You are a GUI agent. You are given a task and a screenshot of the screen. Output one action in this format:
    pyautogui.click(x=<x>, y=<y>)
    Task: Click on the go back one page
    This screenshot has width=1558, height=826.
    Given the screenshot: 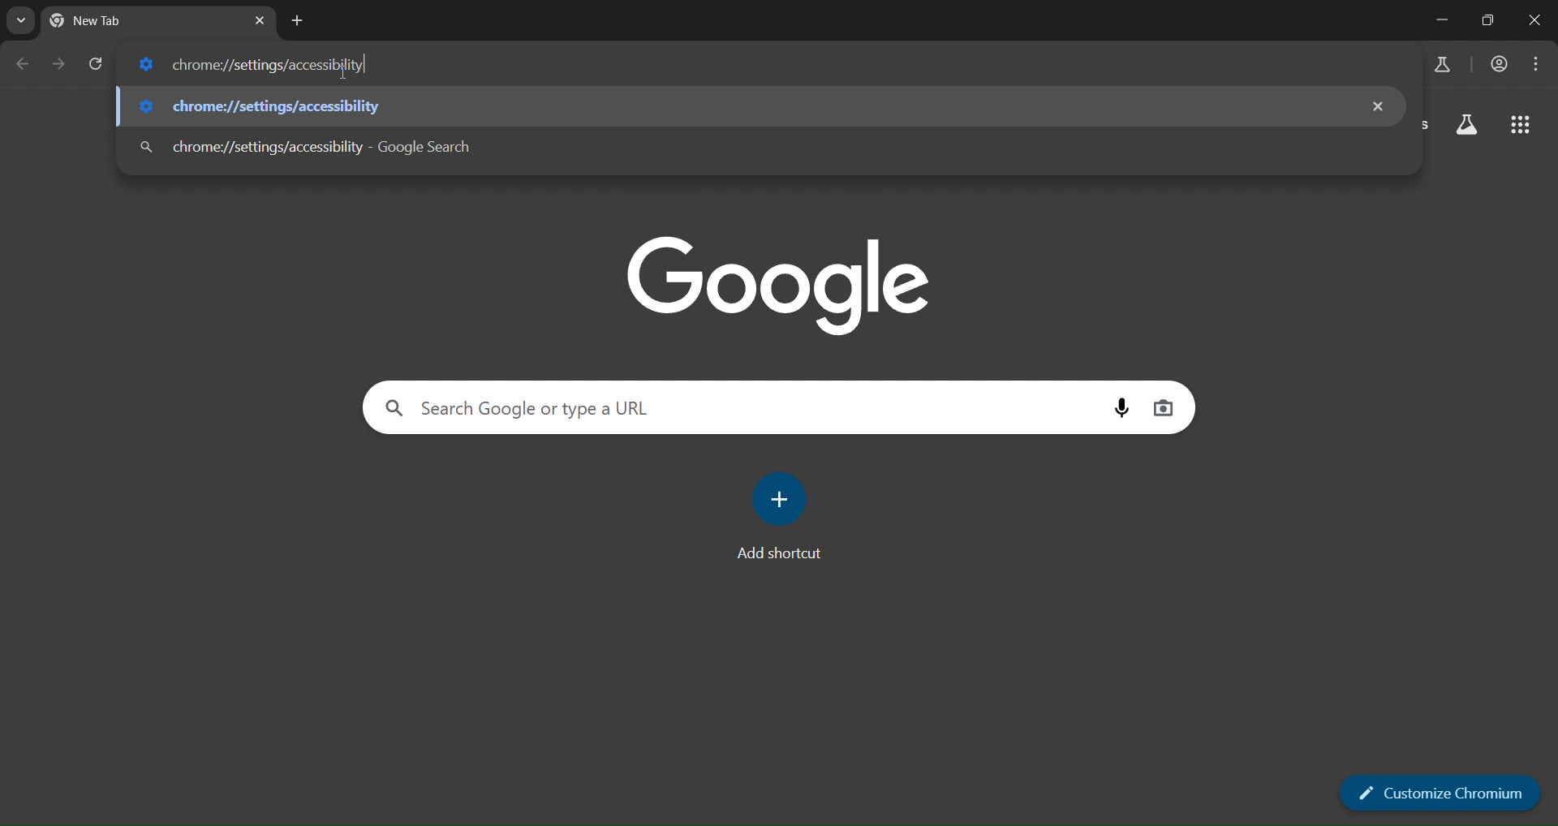 What is the action you would take?
    pyautogui.click(x=24, y=64)
    